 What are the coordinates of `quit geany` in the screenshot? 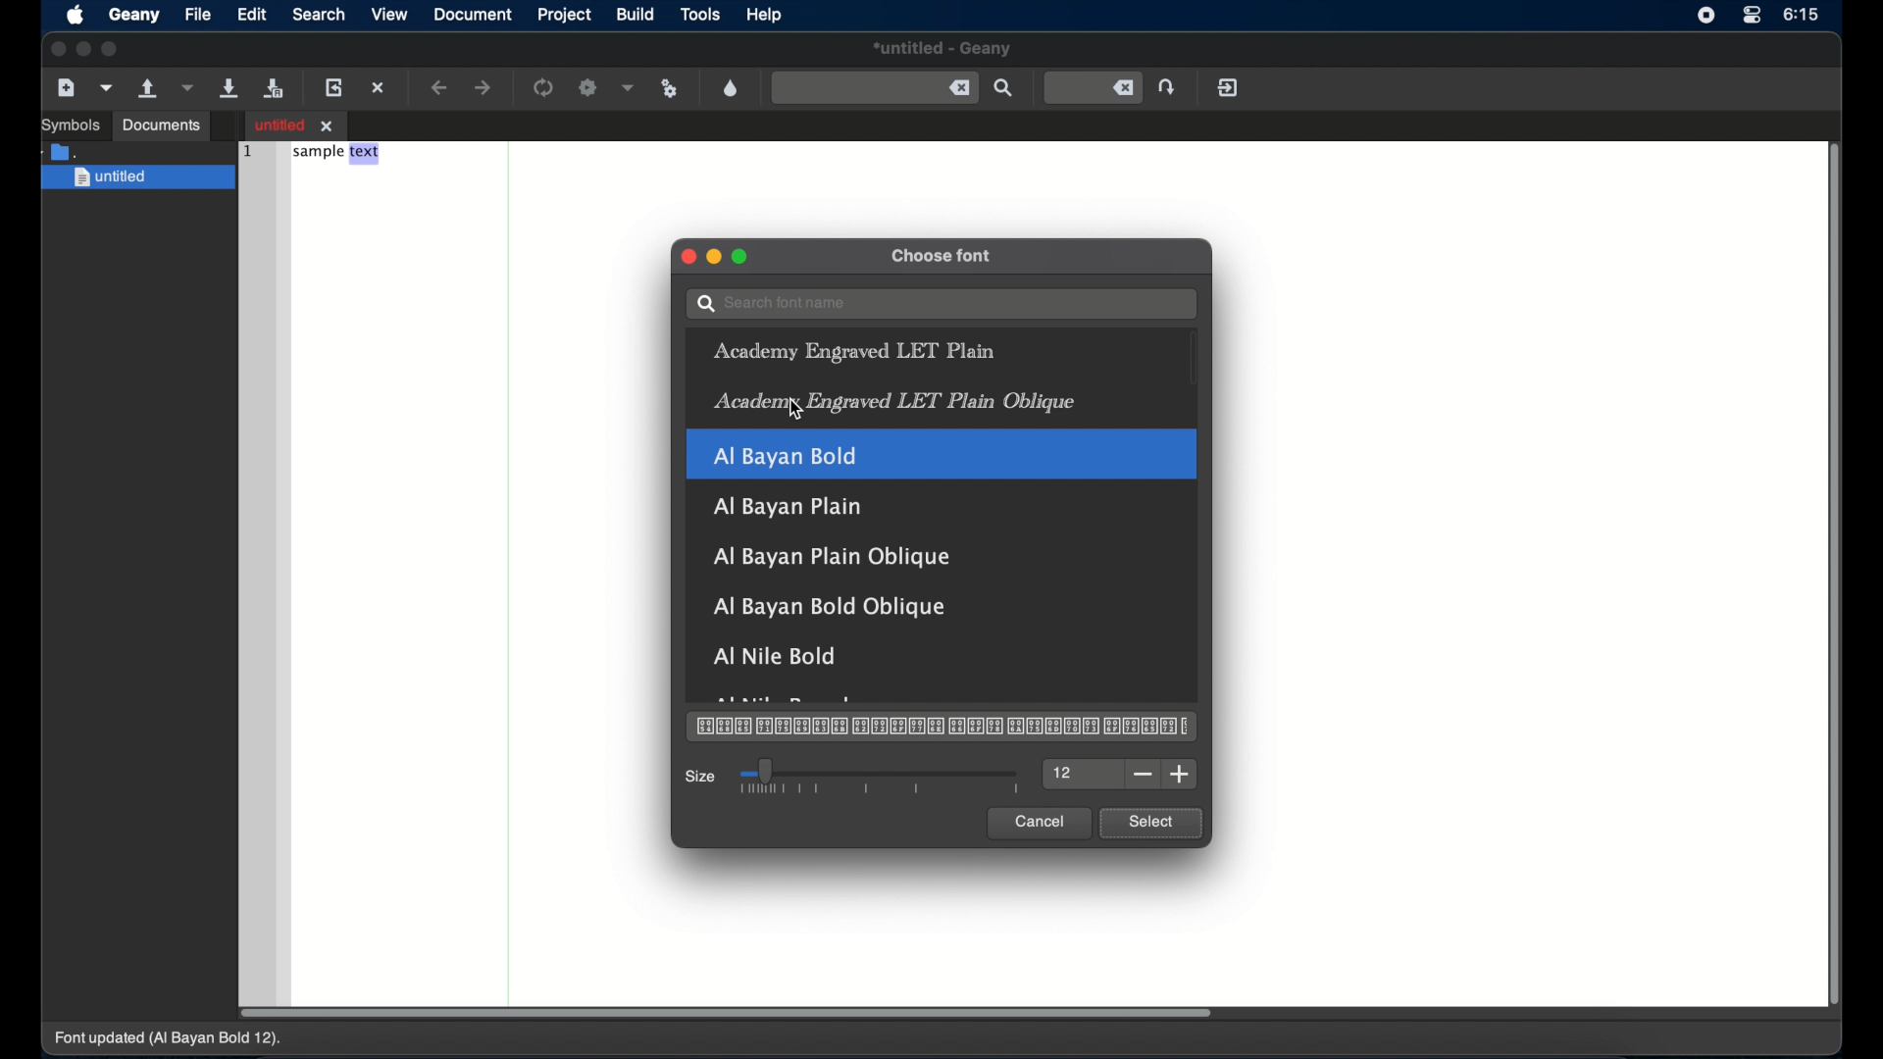 It's located at (1228, 87).